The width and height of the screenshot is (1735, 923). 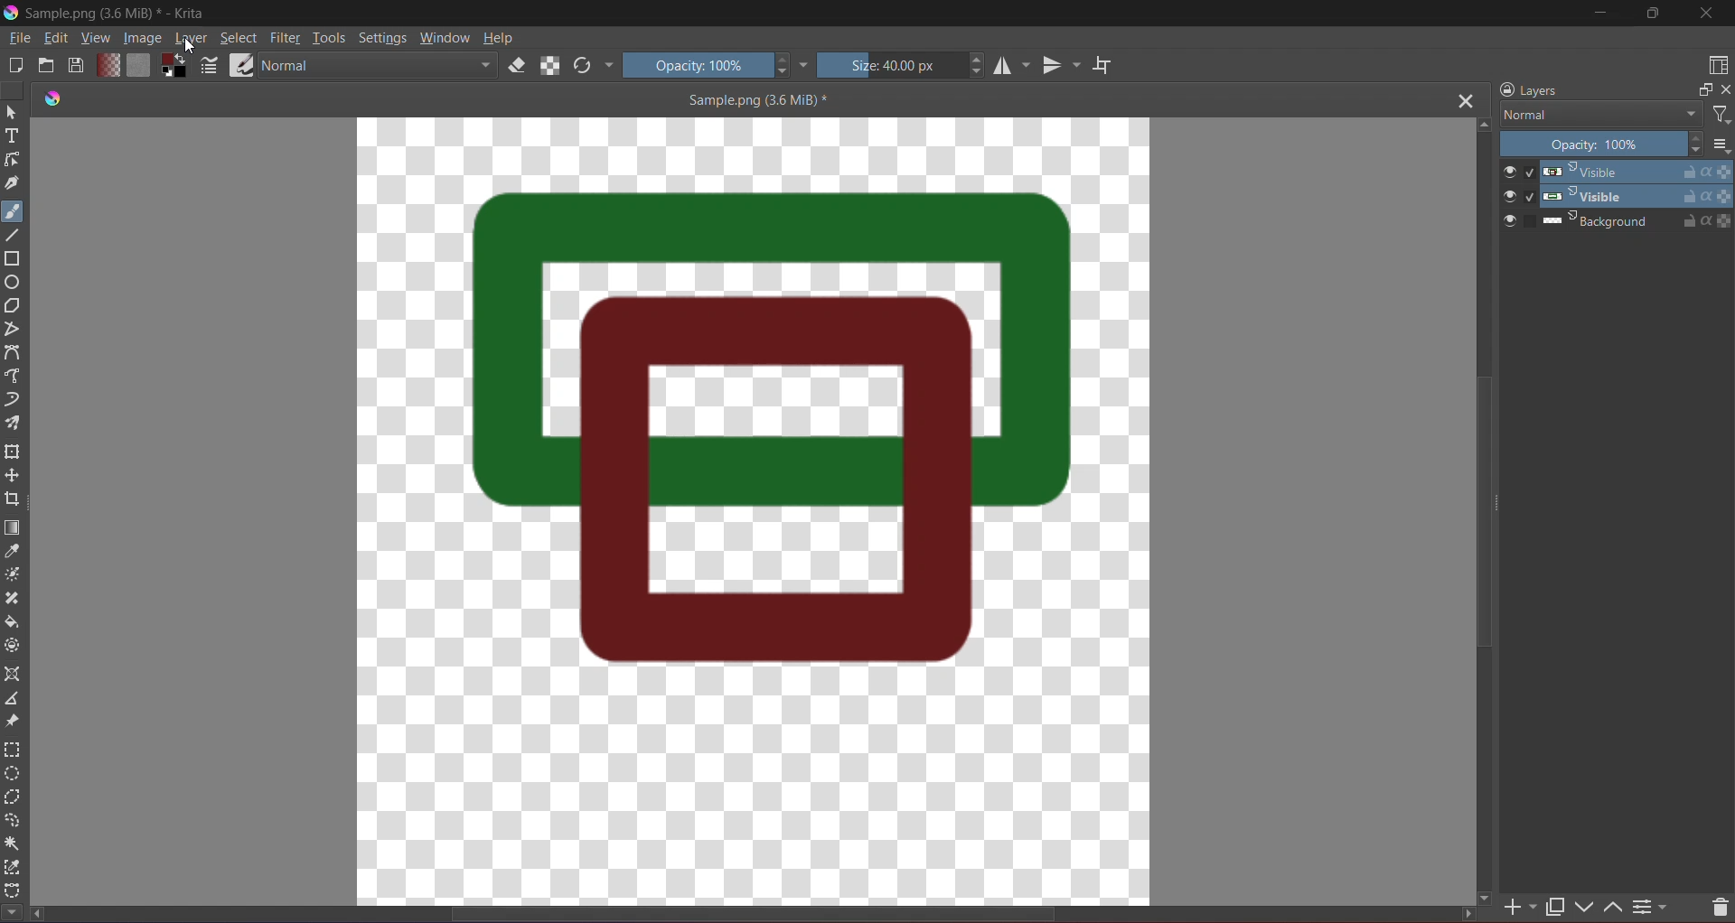 I want to click on Sample.png (3.6MiB), so click(x=756, y=99).